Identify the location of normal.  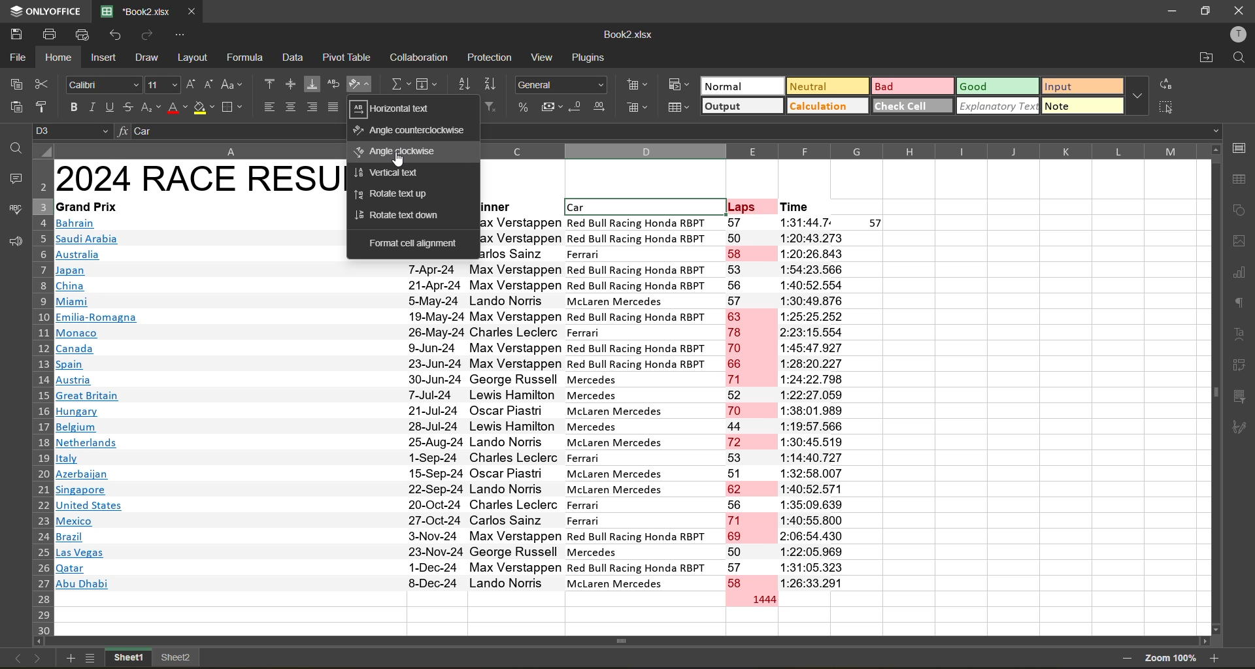
(741, 86).